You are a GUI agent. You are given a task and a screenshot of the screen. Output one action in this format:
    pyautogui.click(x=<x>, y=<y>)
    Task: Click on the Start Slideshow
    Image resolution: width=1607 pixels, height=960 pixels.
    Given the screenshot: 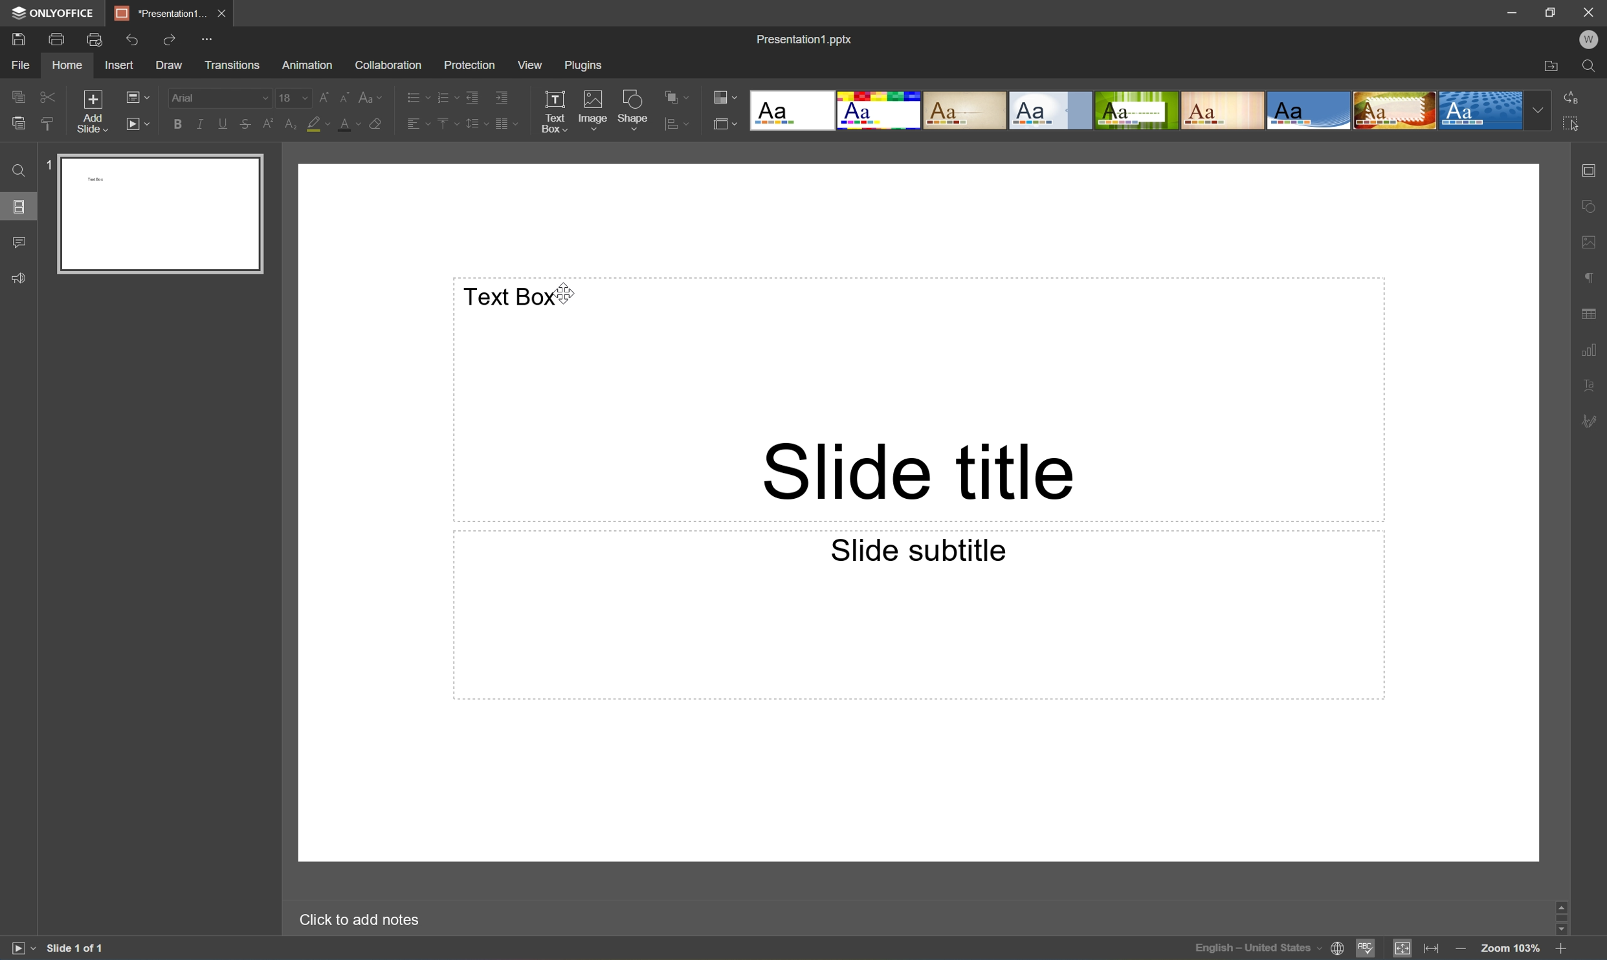 What is the action you would take?
    pyautogui.click(x=136, y=123)
    